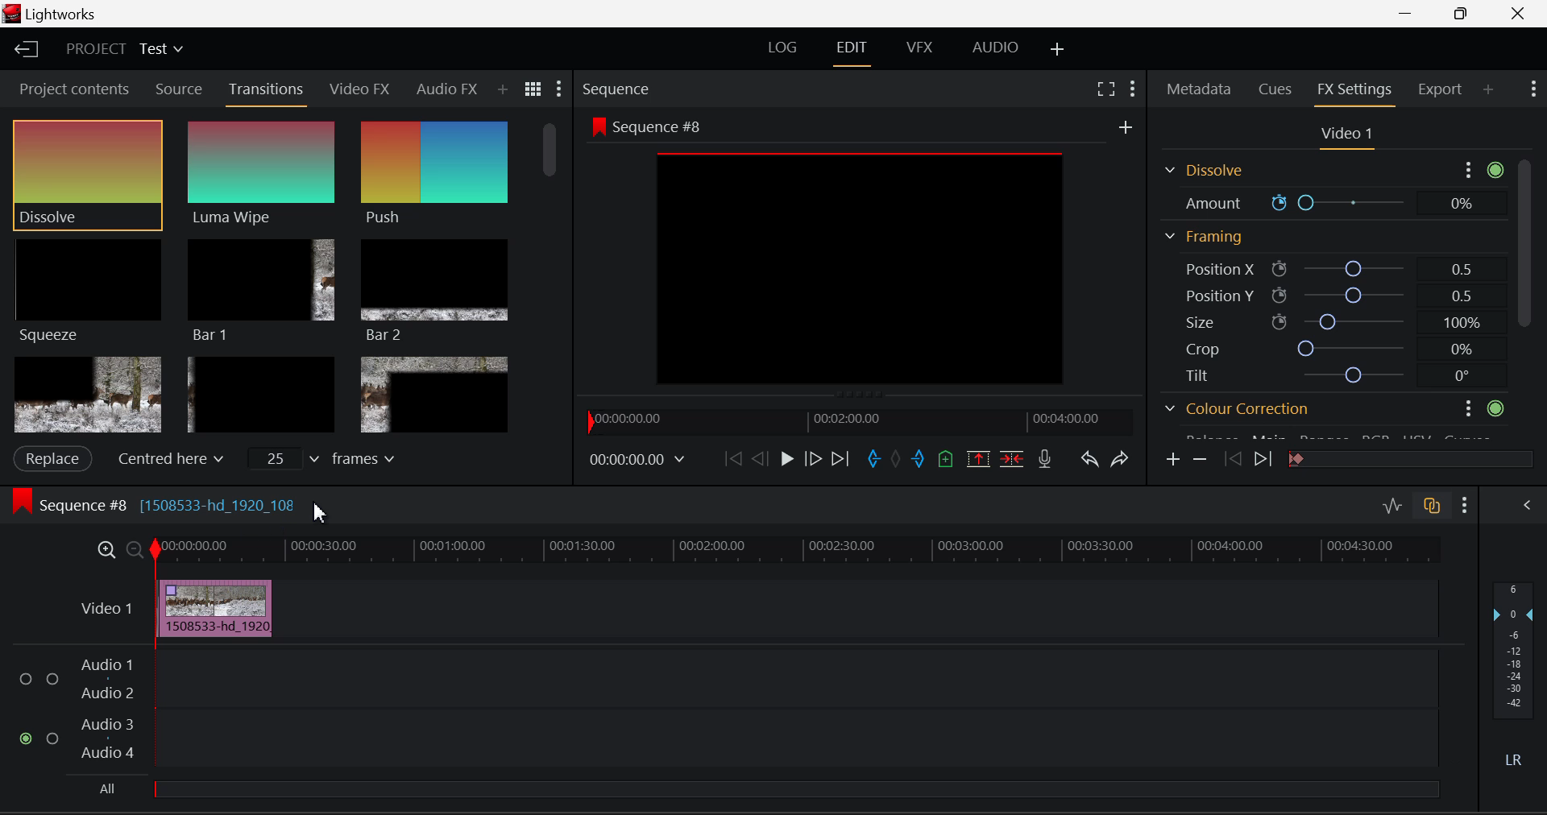  I want to click on Sequence #8 Editing Section, so click(151, 504).